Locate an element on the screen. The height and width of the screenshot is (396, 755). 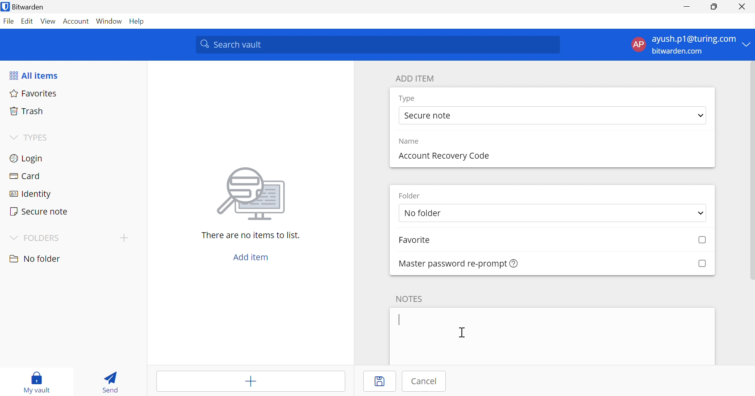
Drop Down is located at coordinates (747, 45).